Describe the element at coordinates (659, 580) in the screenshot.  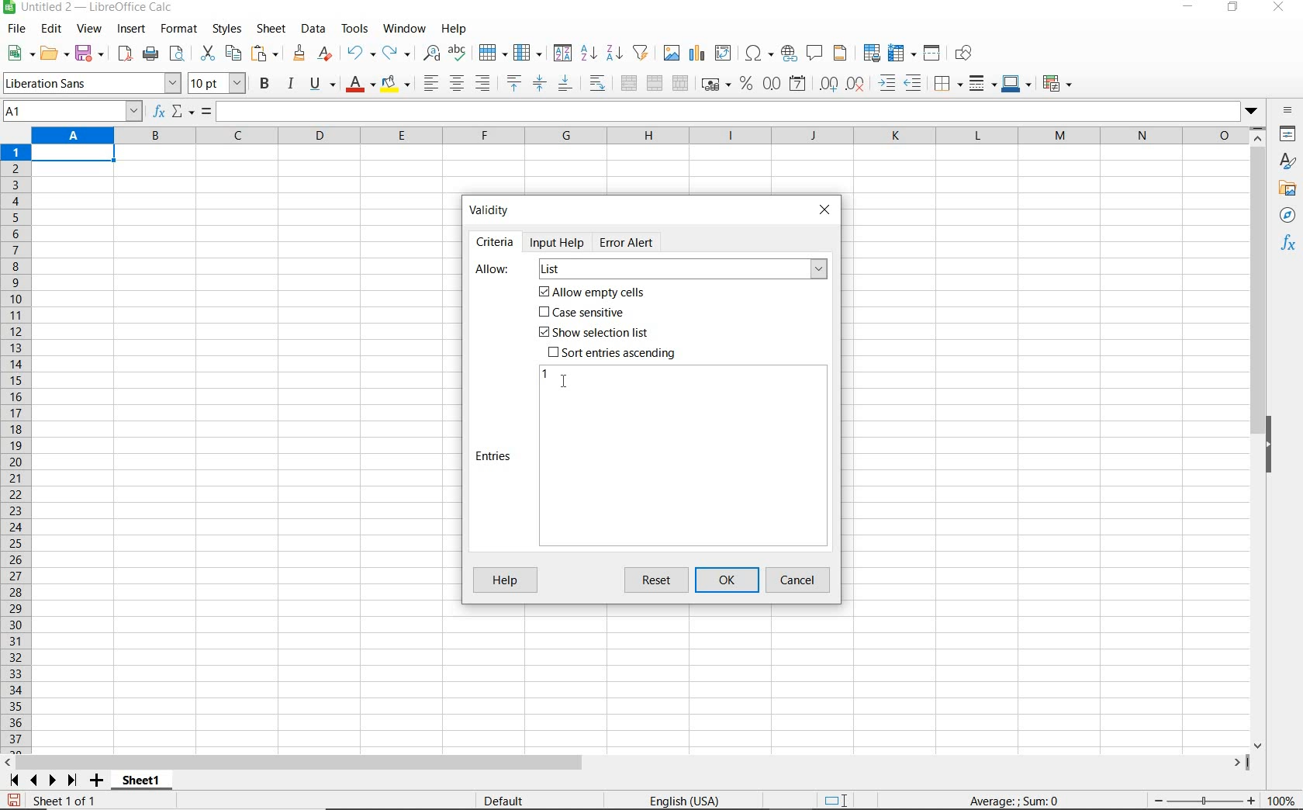
I see `reset` at that location.